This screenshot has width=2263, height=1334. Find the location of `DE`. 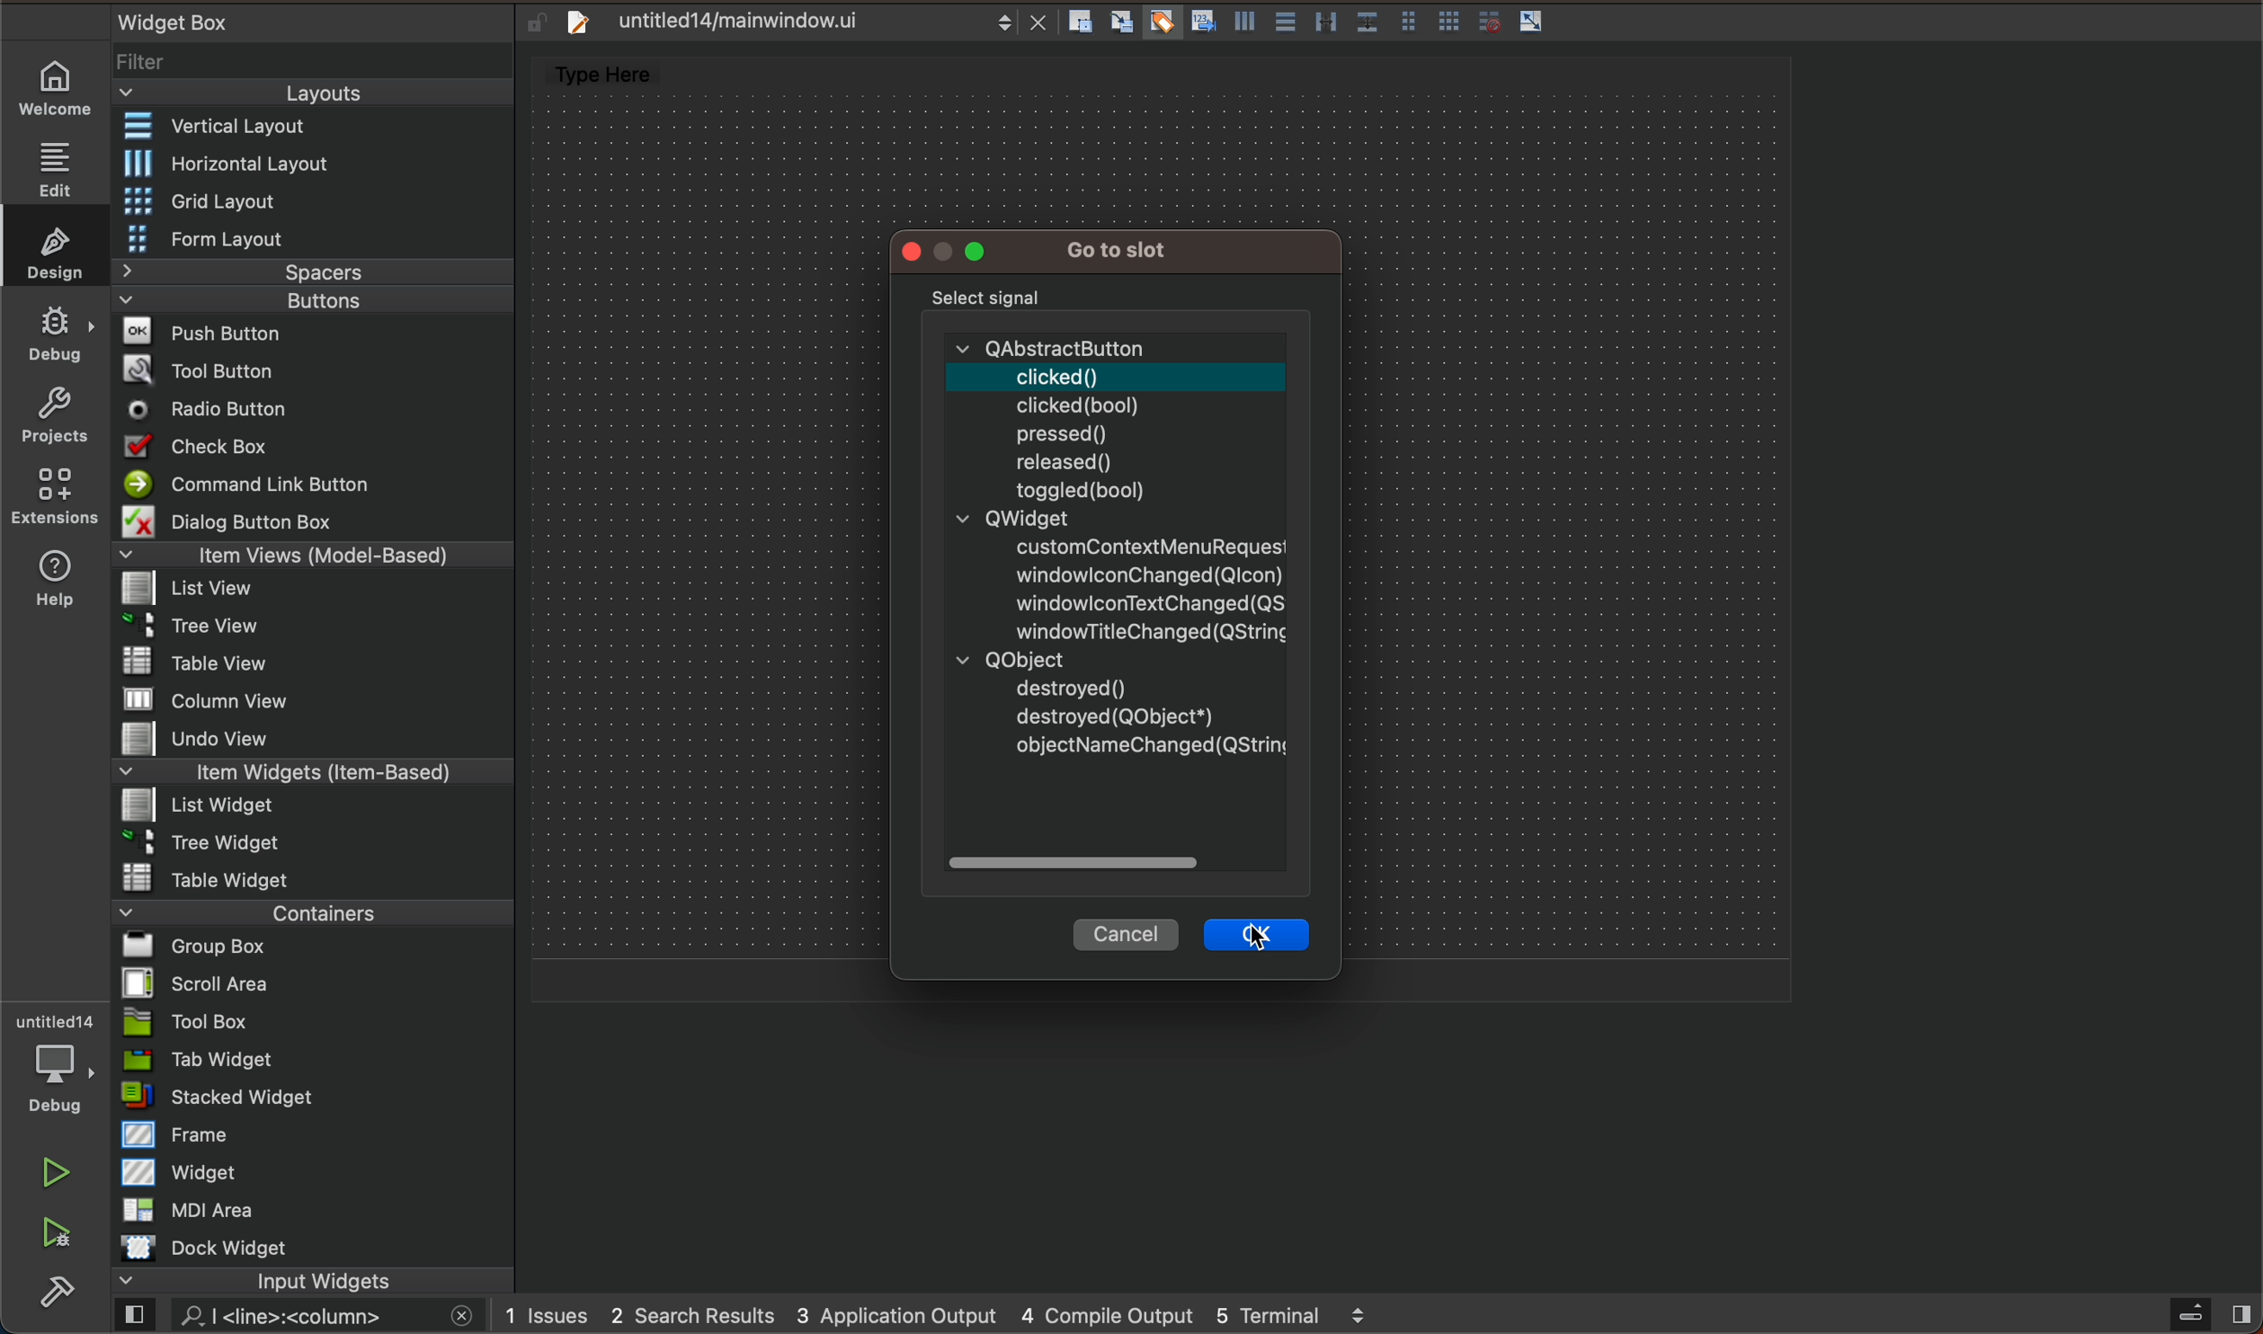

DE is located at coordinates (51, 337).